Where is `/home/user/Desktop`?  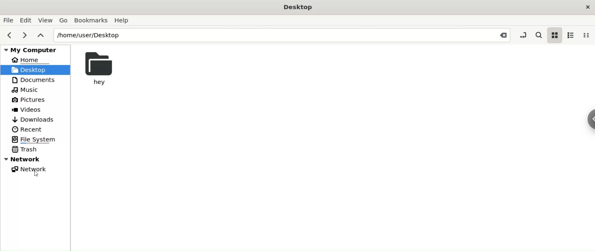
/home/user/Desktop is located at coordinates (264, 35).